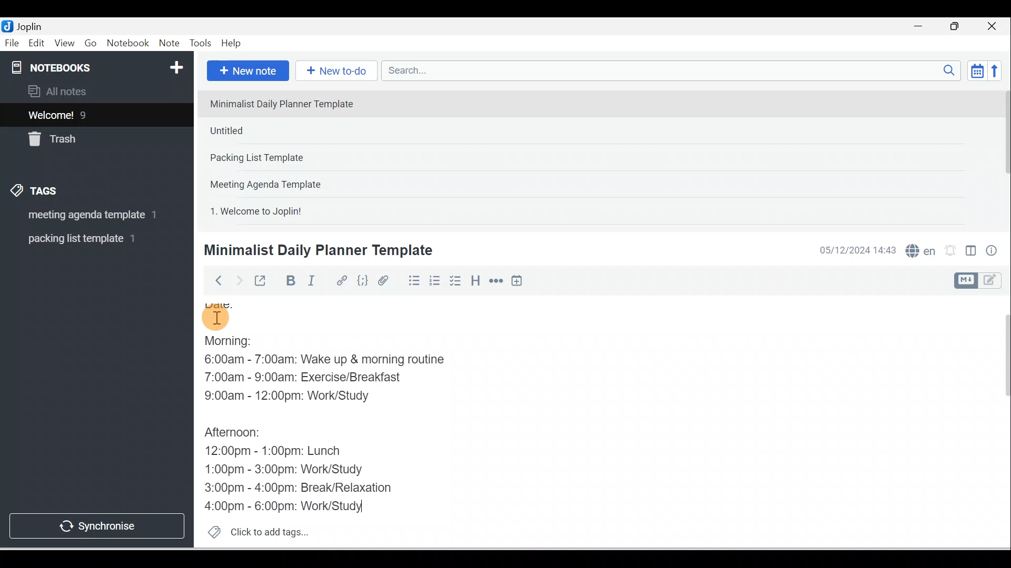 The width and height of the screenshot is (1011, 568). I want to click on Go, so click(92, 44).